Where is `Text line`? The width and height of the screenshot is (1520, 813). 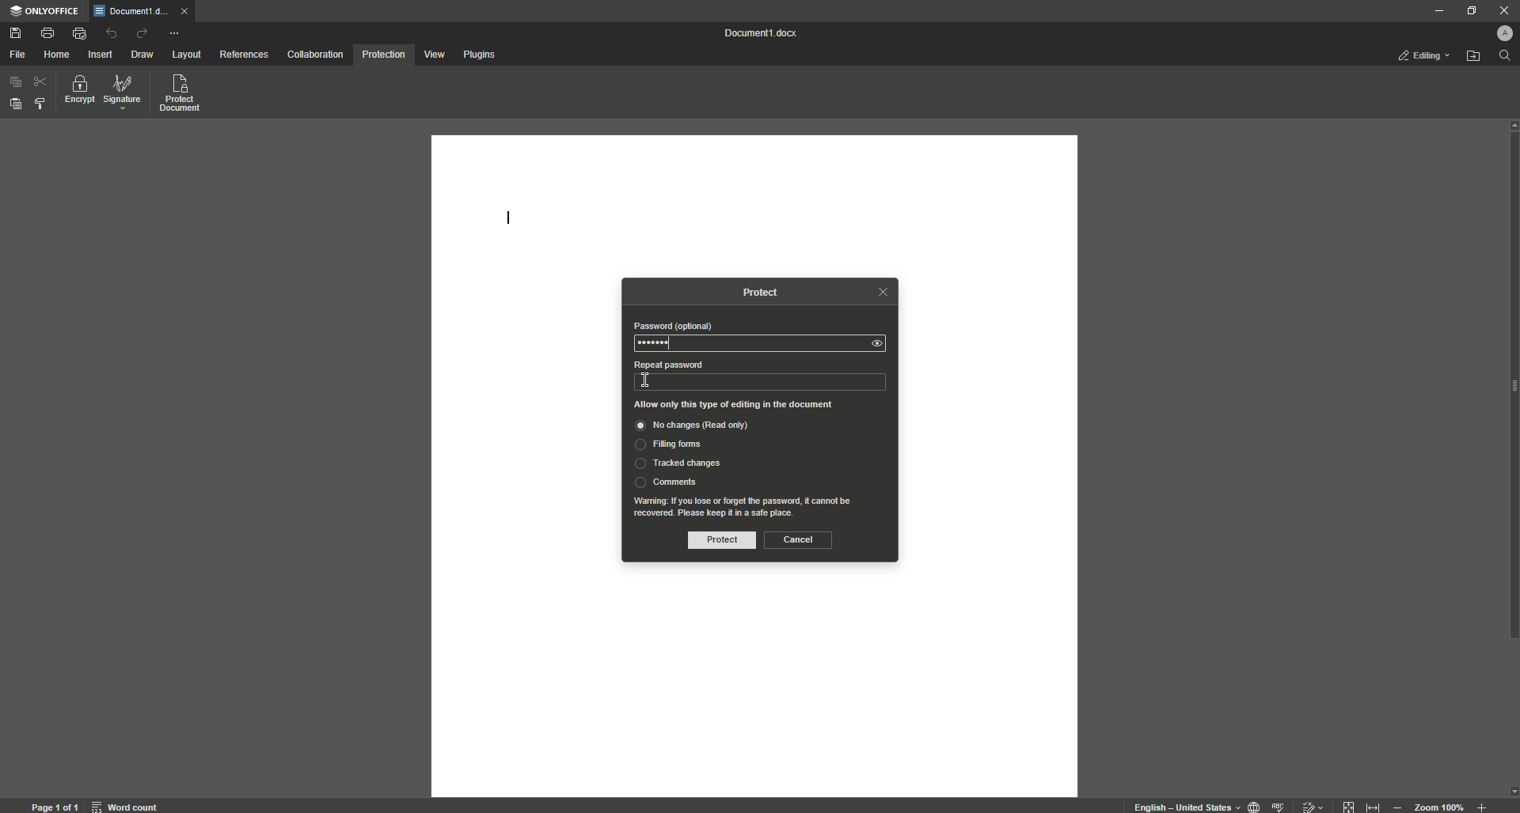 Text line is located at coordinates (511, 221).